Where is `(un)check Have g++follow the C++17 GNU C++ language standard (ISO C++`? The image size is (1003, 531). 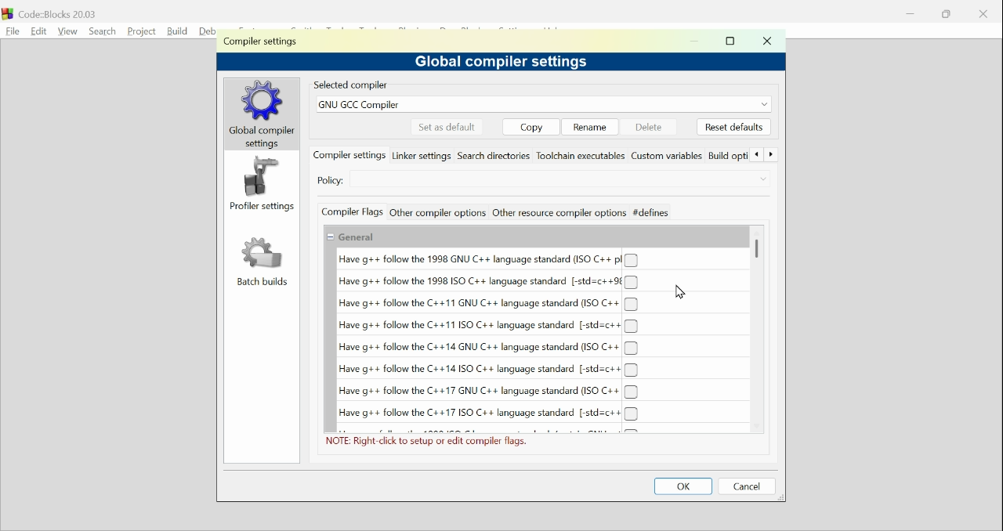
(un)check Have g++follow the C++17 GNU C++ language standard (ISO C++ is located at coordinates (487, 390).